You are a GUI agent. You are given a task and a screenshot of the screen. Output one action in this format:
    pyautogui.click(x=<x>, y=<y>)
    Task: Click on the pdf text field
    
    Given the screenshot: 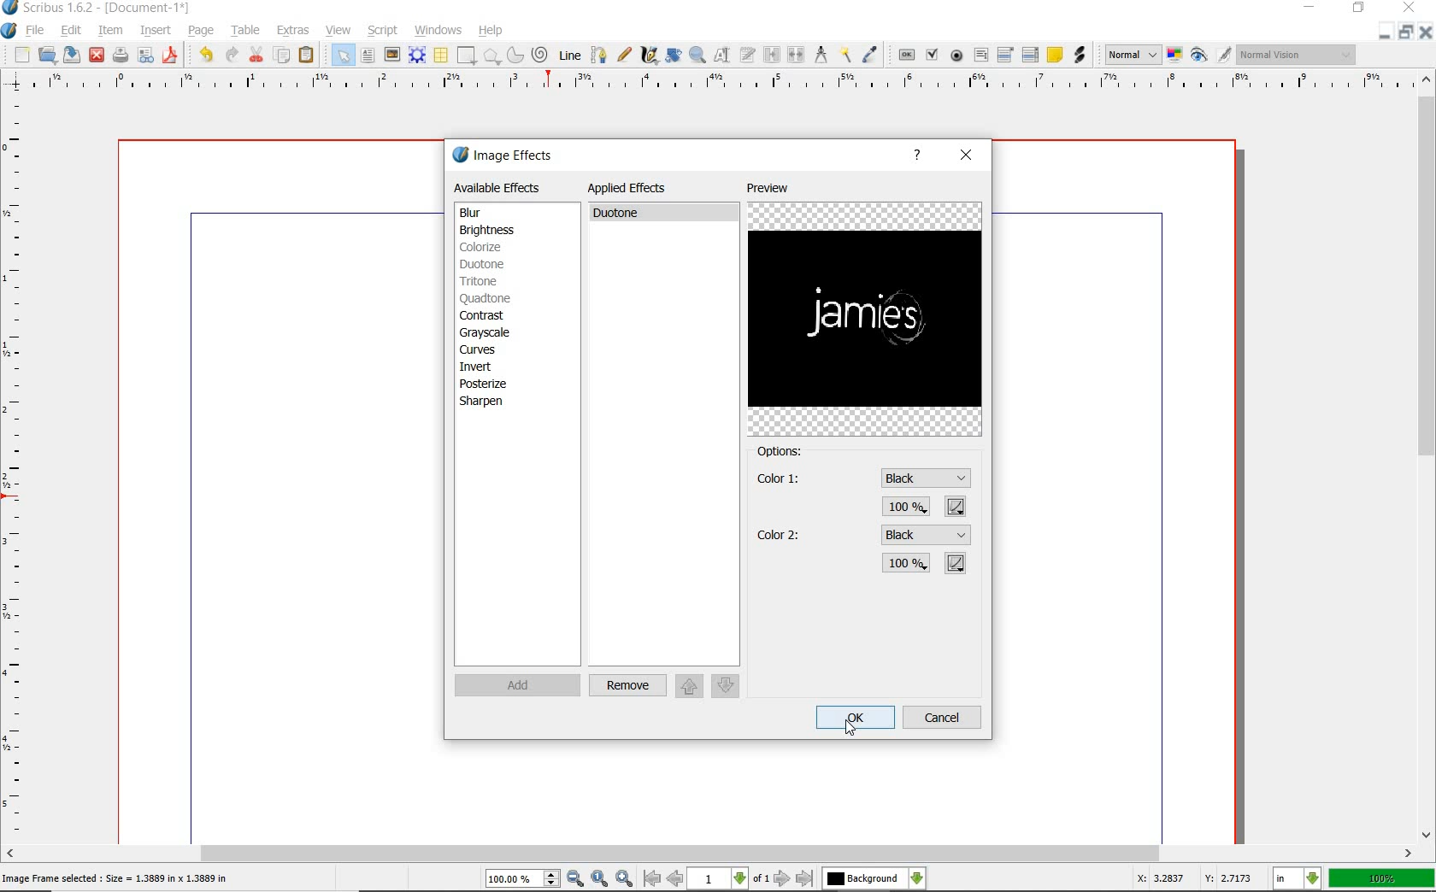 What is the action you would take?
    pyautogui.click(x=980, y=56)
    